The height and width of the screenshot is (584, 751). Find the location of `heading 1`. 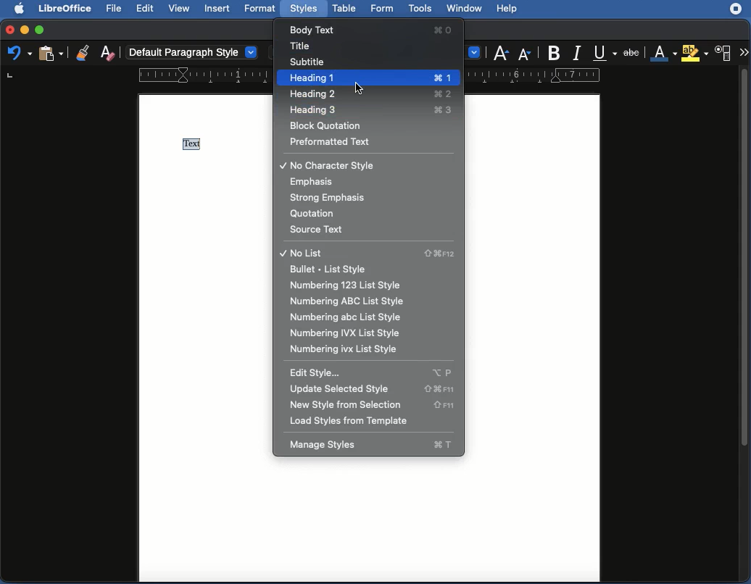

heading 1 is located at coordinates (366, 78).